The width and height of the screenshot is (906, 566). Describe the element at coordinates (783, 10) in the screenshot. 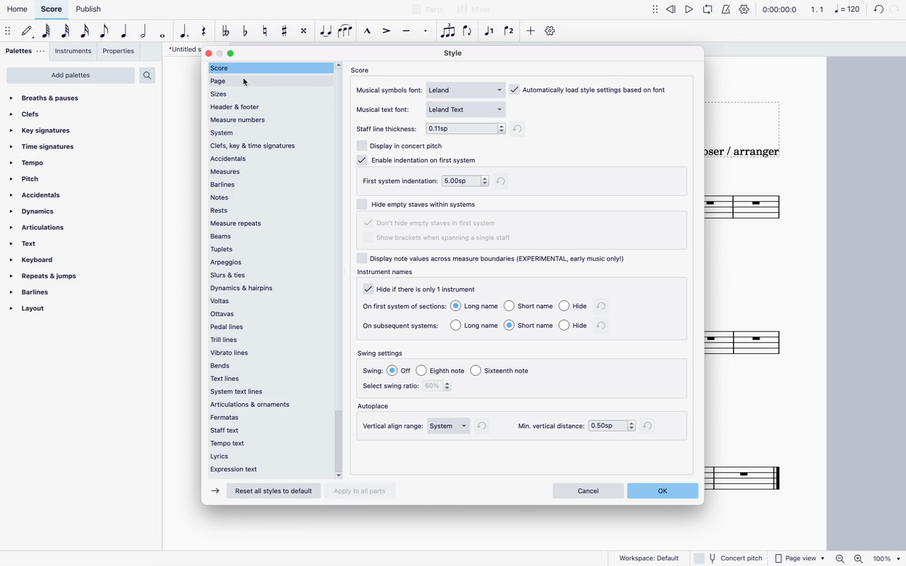

I see `timeframe` at that location.